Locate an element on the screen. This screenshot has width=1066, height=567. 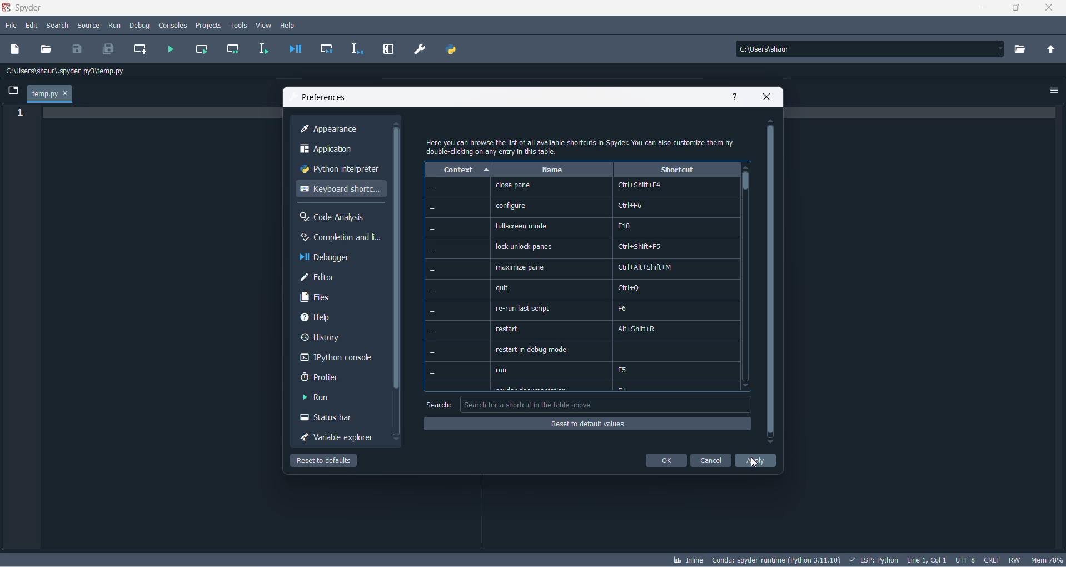
Crl+Shift+F5 is located at coordinates (643, 247).